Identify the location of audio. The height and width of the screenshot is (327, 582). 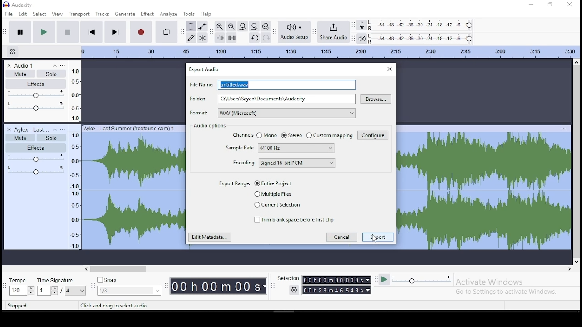
(134, 187).